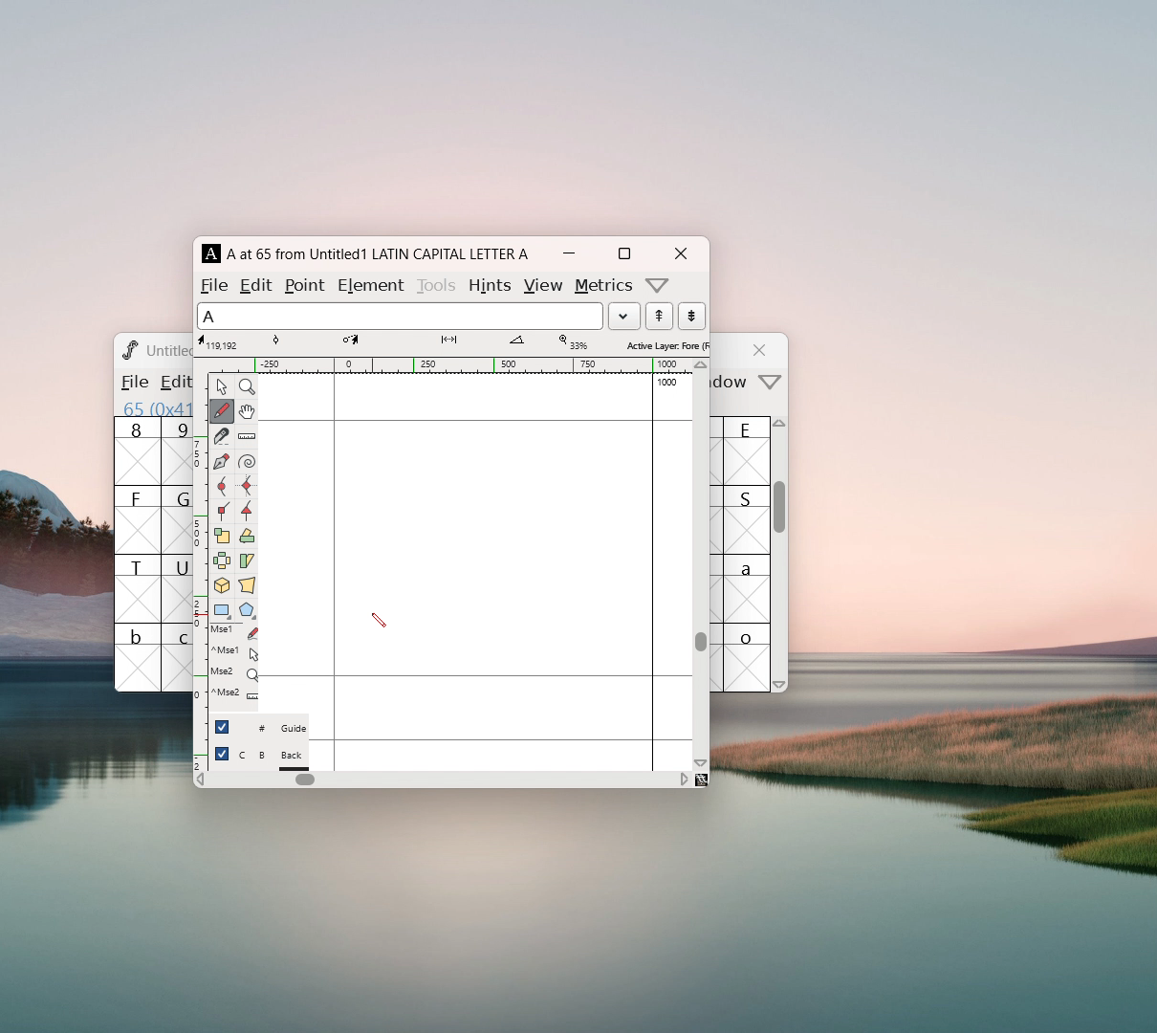 The height and width of the screenshot is (1033, 1157). What do you see at coordinates (200, 570) in the screenshot?
I see `vertical ruler` at bounding box center [200, 570].